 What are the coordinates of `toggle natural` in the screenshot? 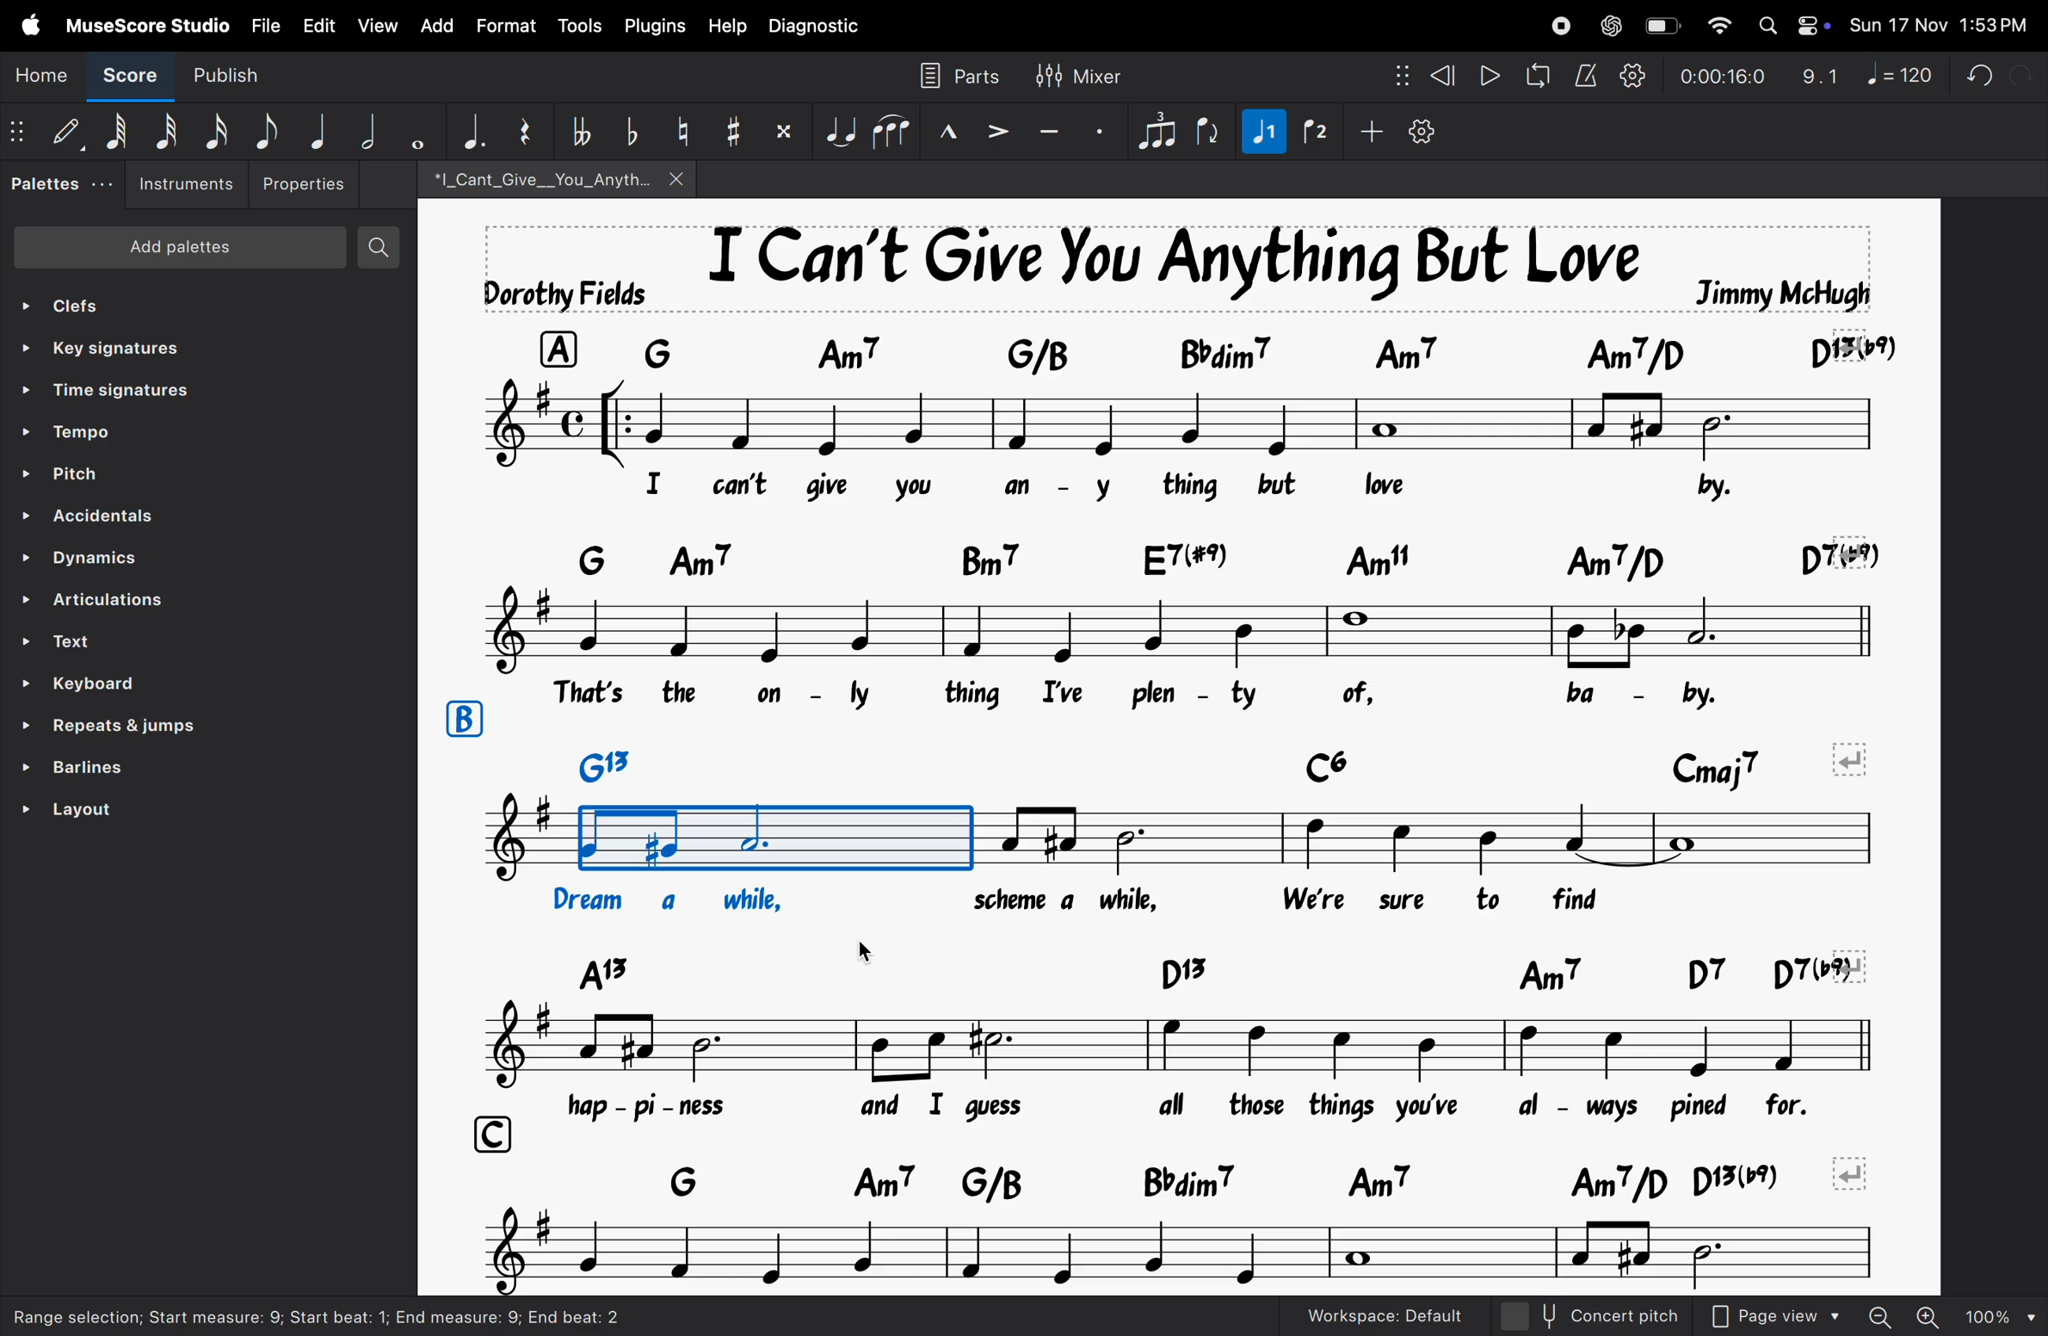 It's located at (680, 128).